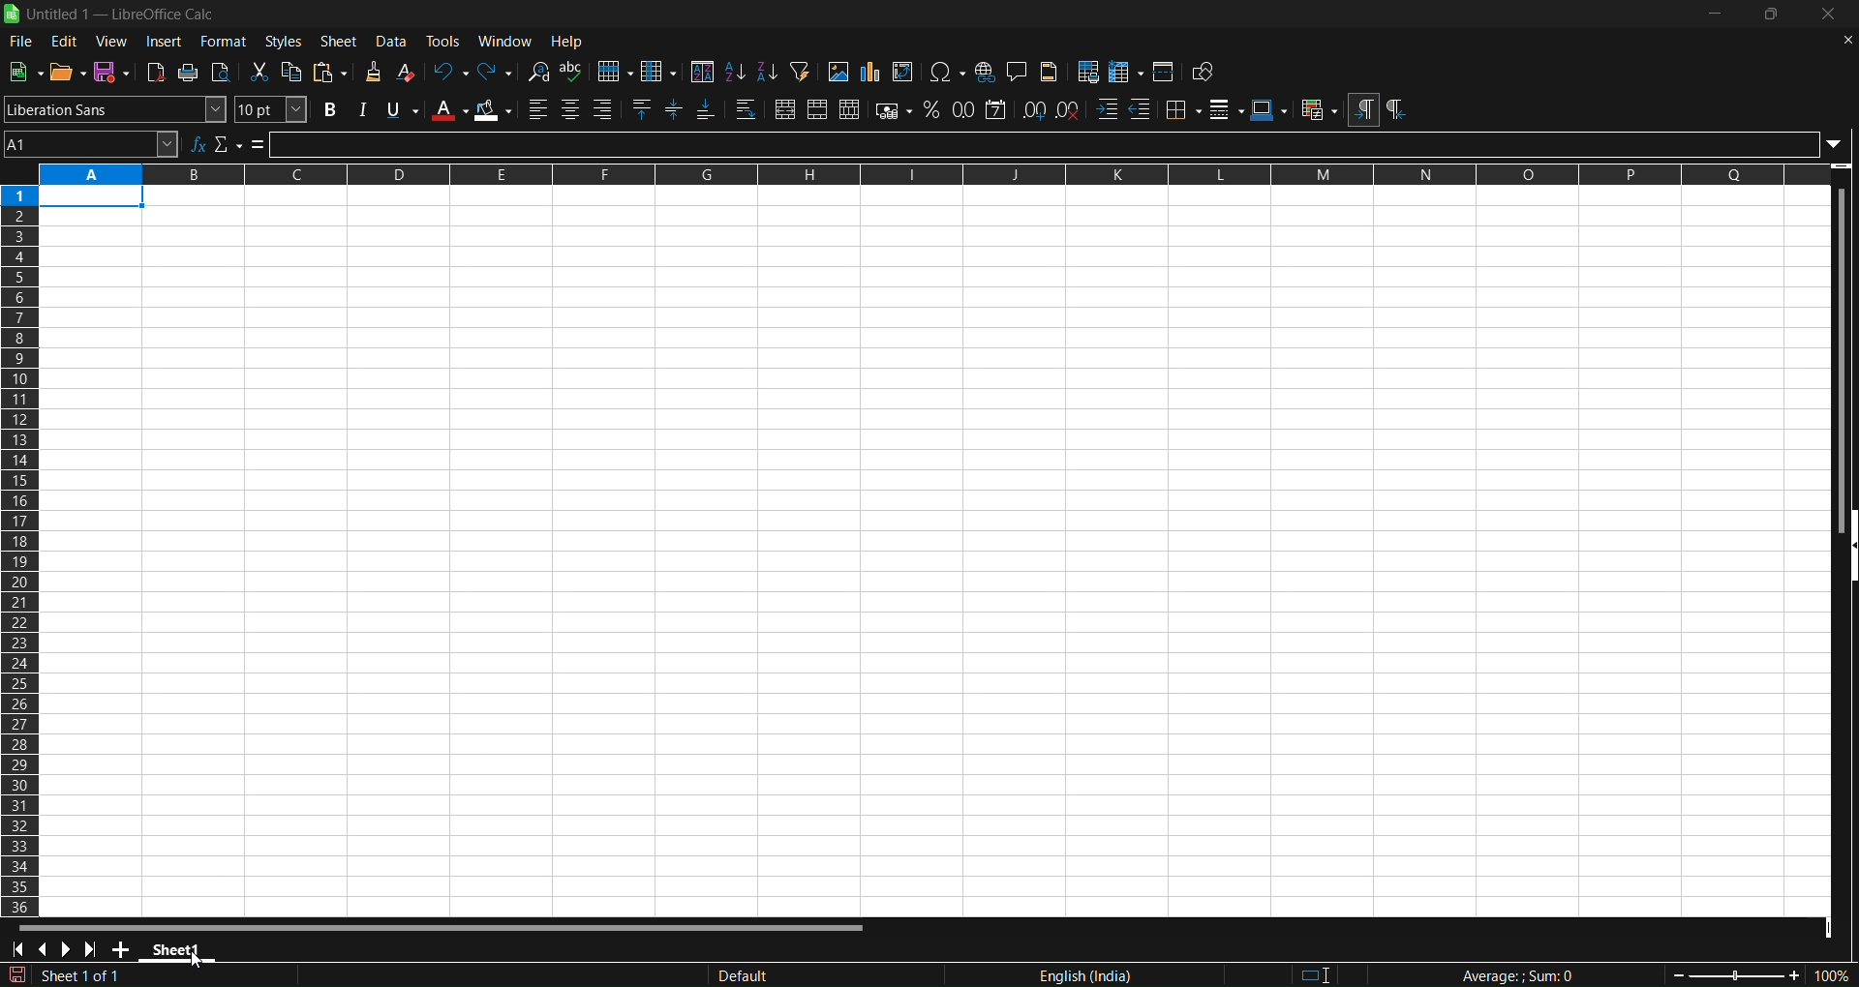  Describe the element at coordinates (294, 72) in the screenshot. I see `copy ` at that location.